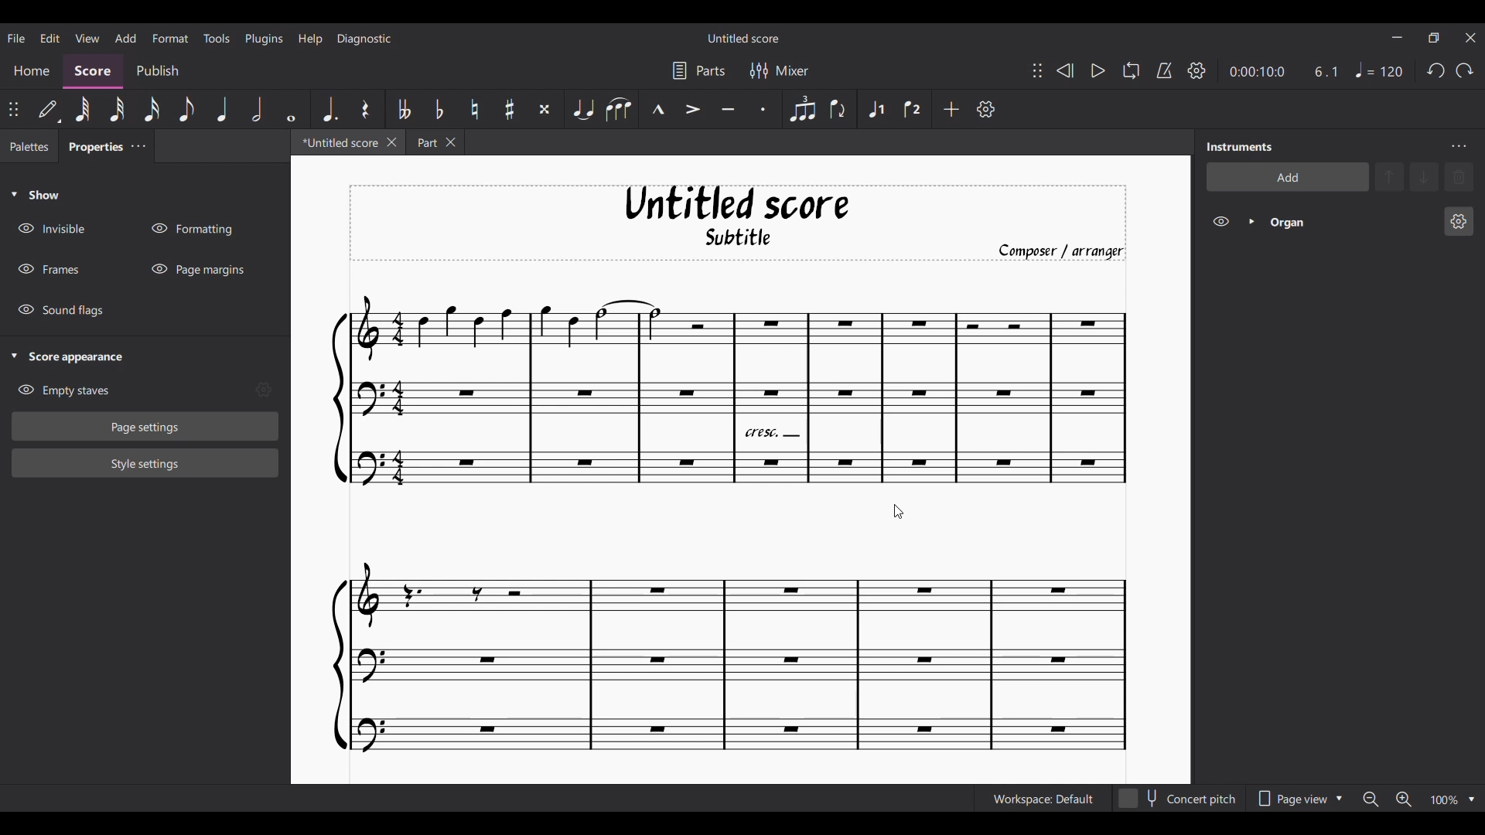 This screenshot has width=1485, height=835. Describe the element at coordinates (435, 141) in the screenshot. I see `Earlier tab` at that location.